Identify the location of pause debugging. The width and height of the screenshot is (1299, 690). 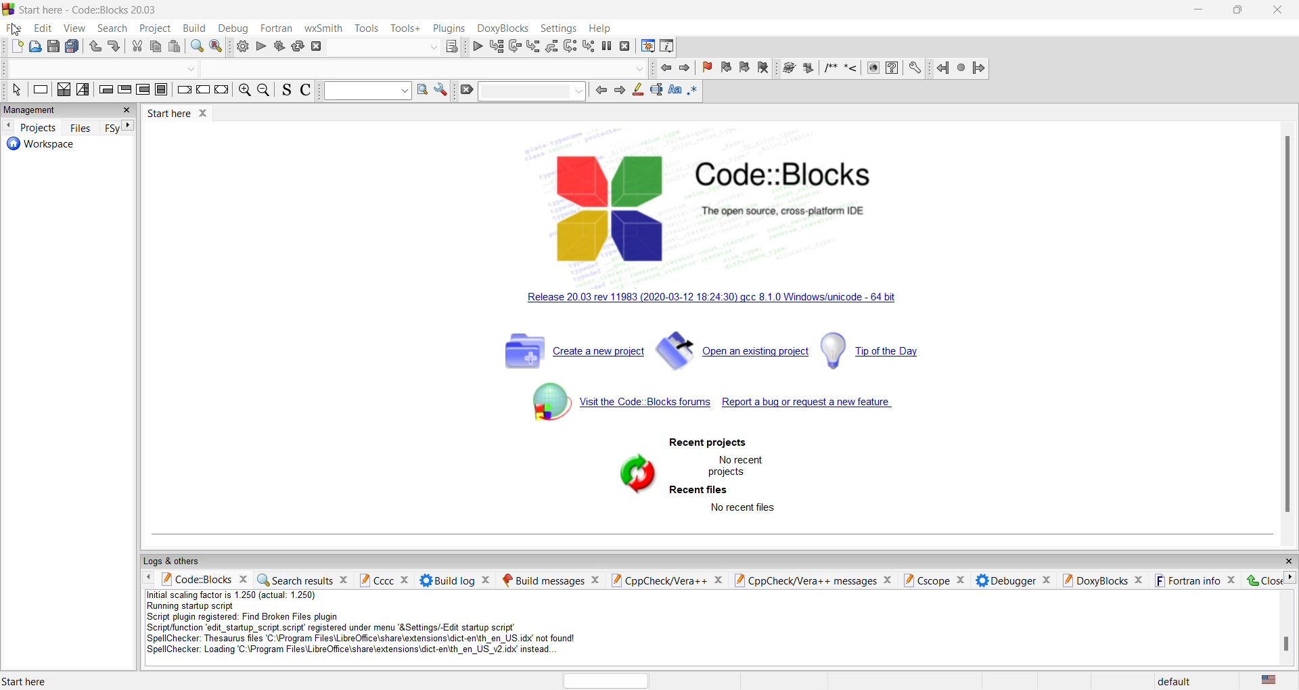
(607, 45).